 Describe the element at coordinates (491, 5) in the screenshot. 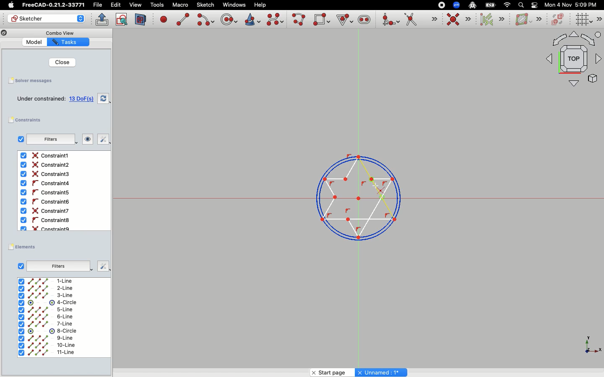

I see `Battery` at that location.